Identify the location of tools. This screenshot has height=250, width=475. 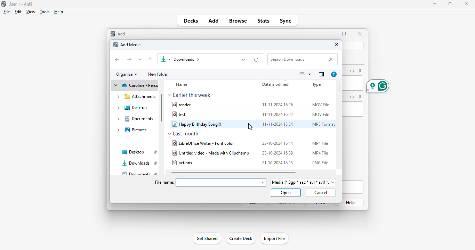
(45, 11).